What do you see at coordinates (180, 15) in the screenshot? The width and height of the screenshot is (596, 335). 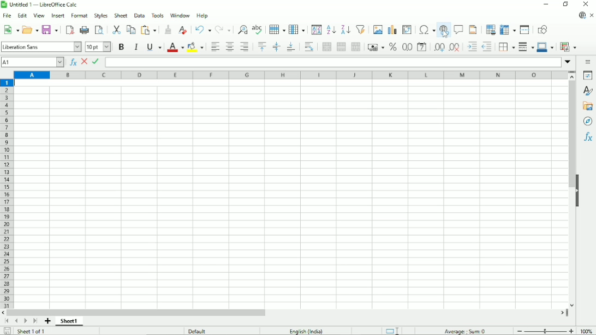 I see `Window` at bounding box center [180, 15].